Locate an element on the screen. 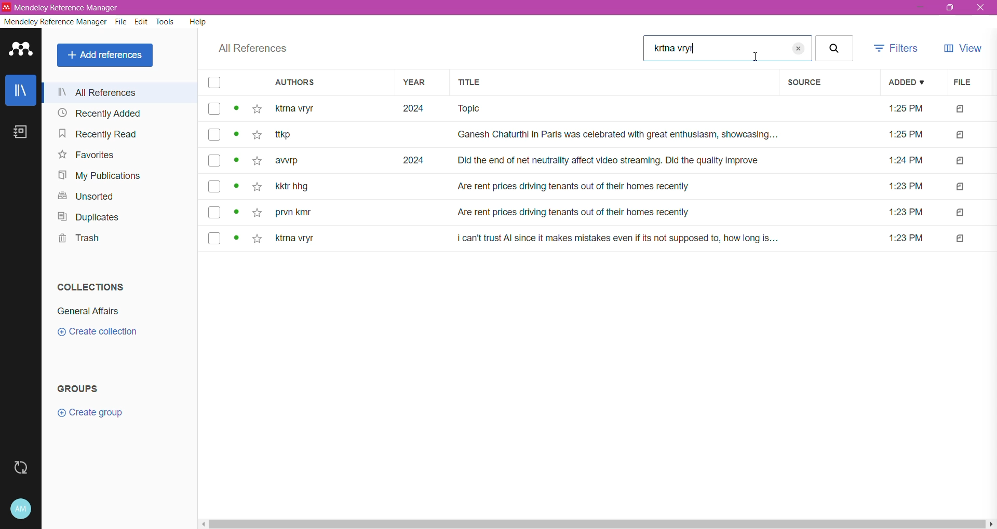 The width and height of the screenshot is (997, 529). Minimize is located at coordinates (919, 8).